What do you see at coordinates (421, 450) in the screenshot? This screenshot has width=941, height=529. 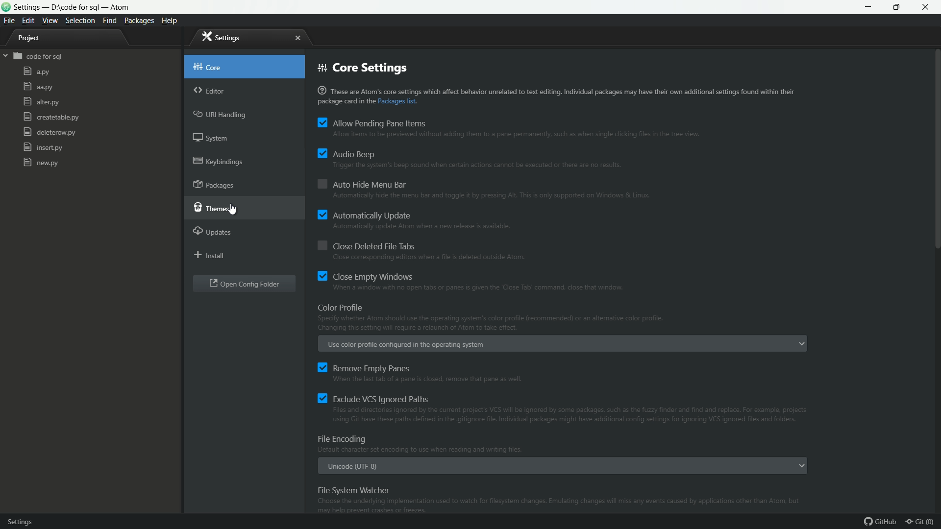 I see `default character set encoding to use when reading and writing files. ` at bounding box center [421, 450].